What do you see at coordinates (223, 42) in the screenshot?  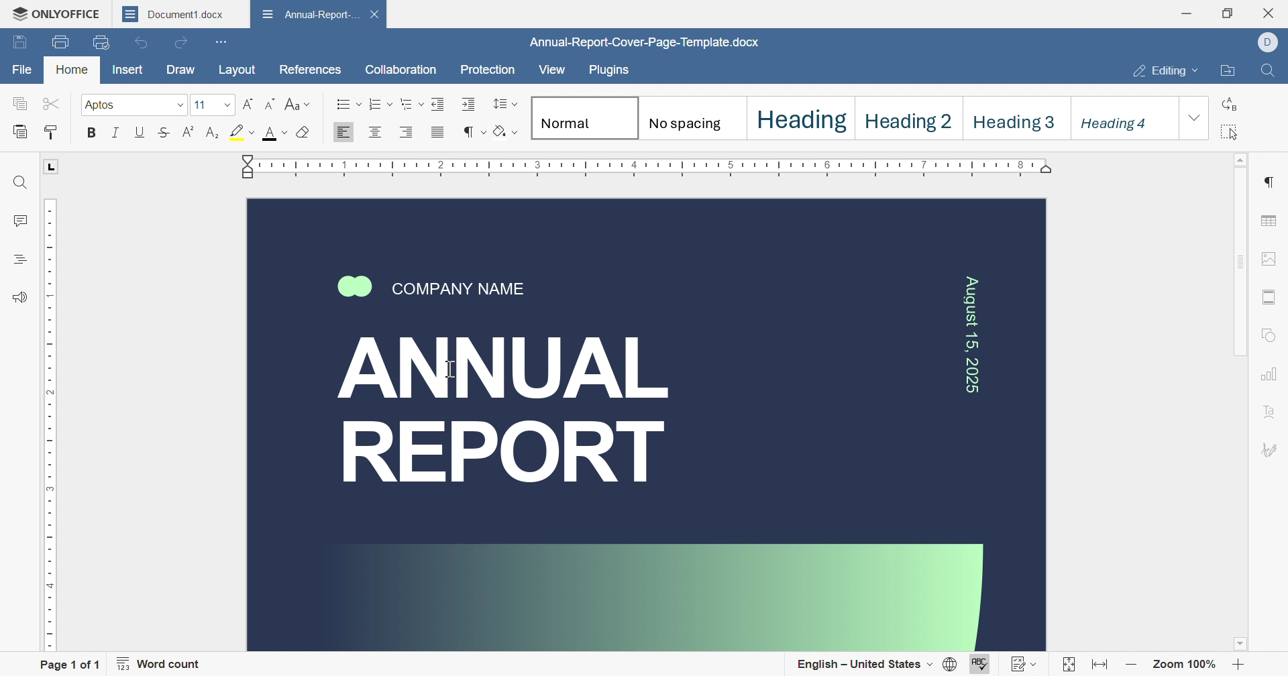 I see `customize quick access settings` at bounding box center [223, 42].